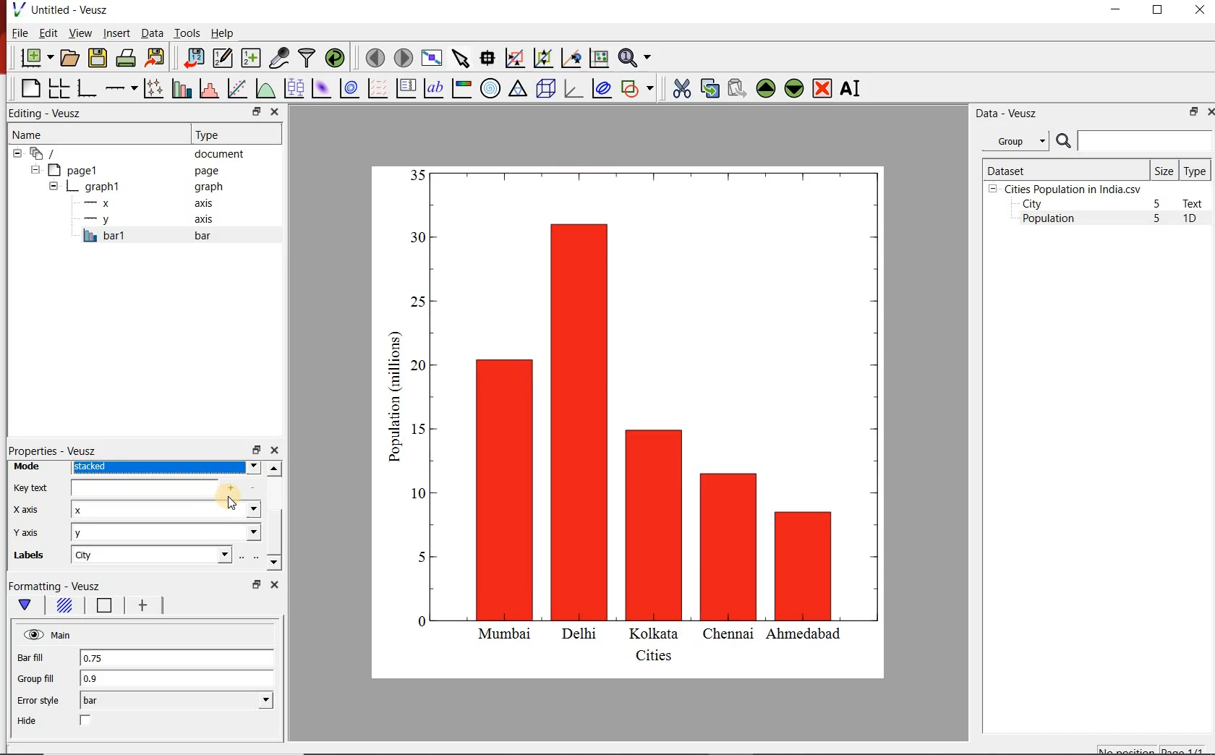 This screenshot has height=755, width=1215. Describe the element at coordinates (1064, 169) in the screenshot. I see `Dataset` at that location.